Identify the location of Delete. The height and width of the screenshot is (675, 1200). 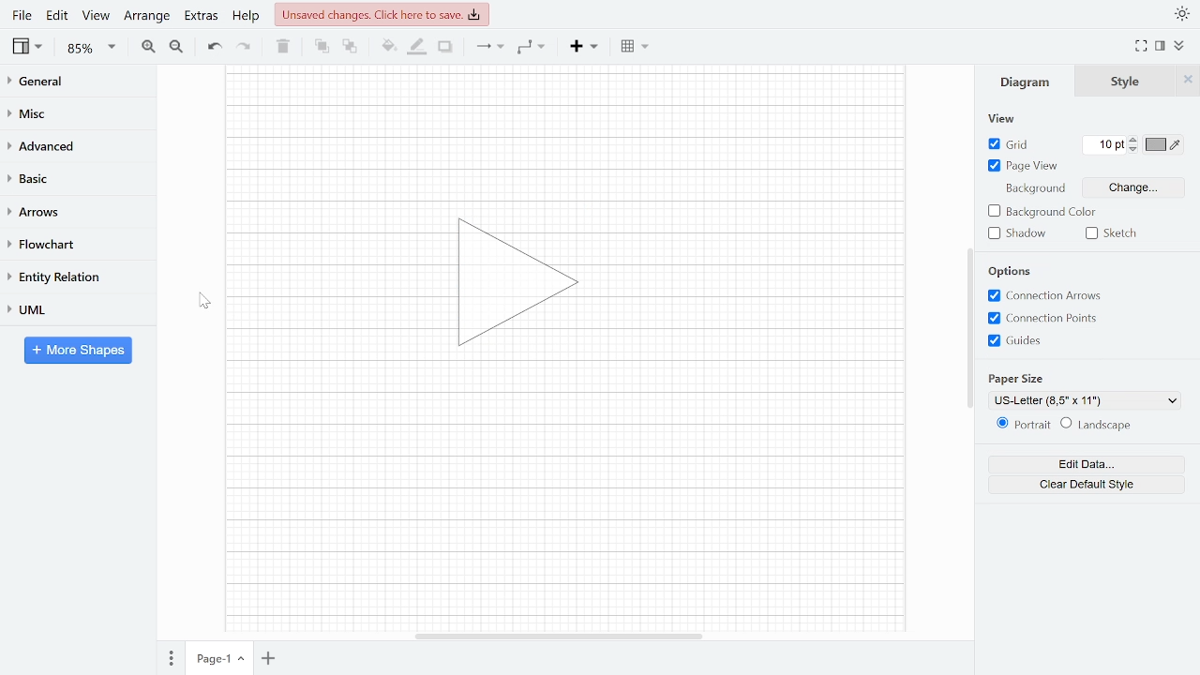
(281, 46).